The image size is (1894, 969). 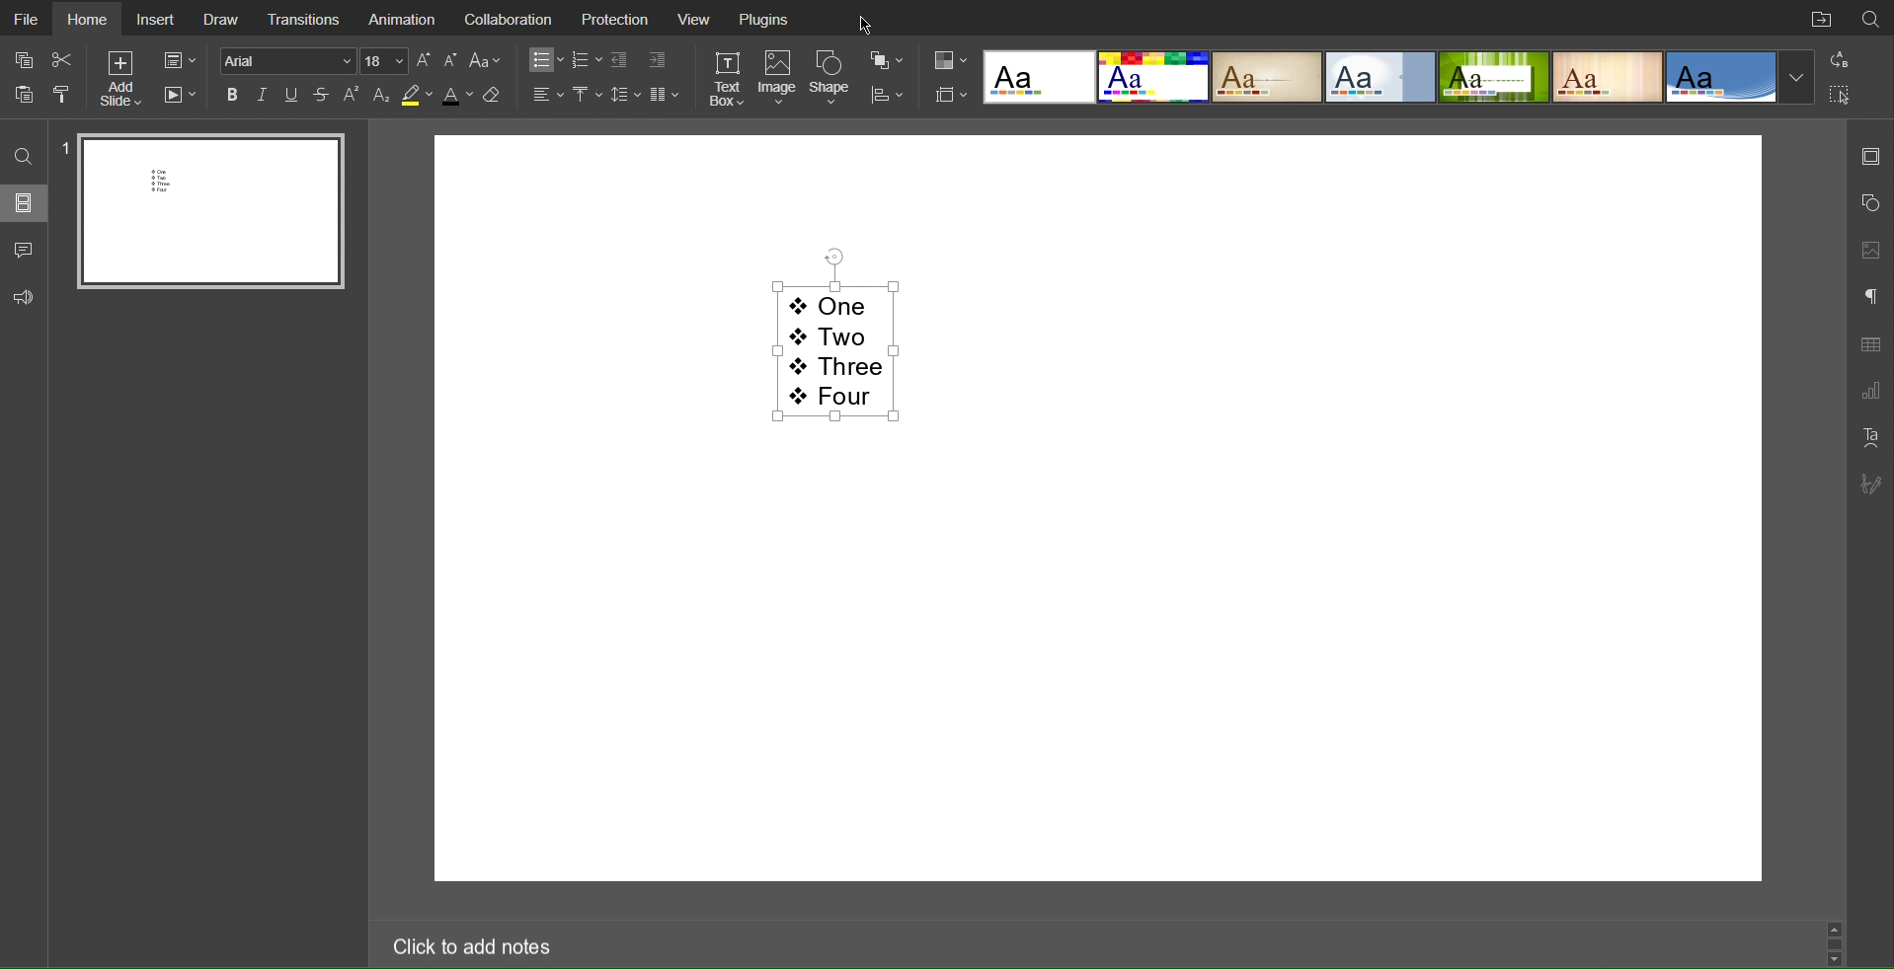 What do you see at coordinates (778, 82) in the screenshot?
I see `Image` at bounding box center [778, 82].